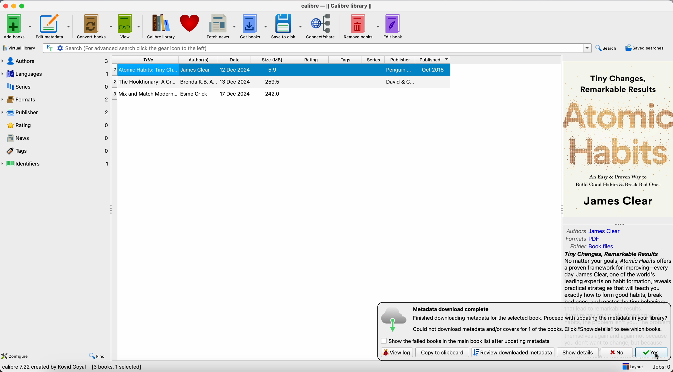  What do you see at coordinates (130, 26) in the screenshot?
I see `view` at bounding box center [130, 26].